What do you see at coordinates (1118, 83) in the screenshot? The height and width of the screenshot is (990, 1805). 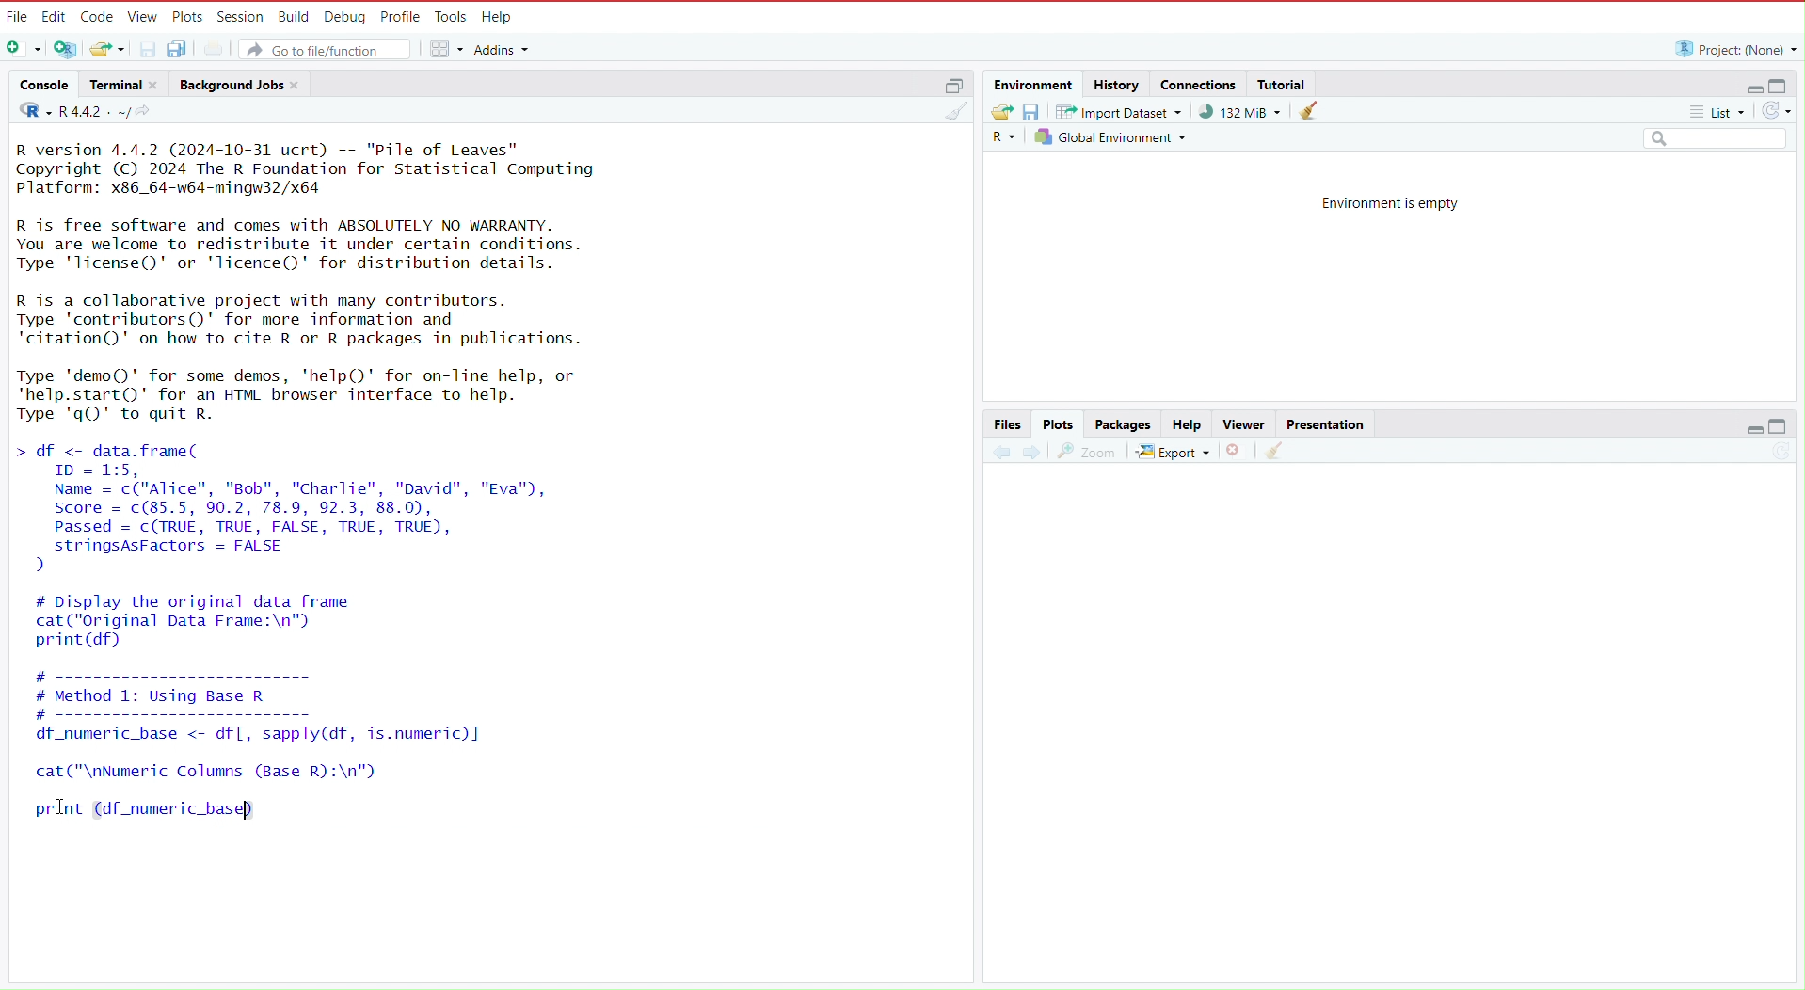 I see `history` at bounding box center [1118, 83].